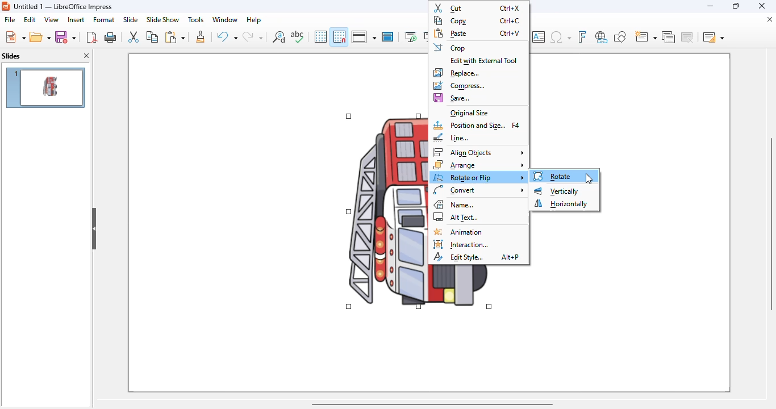 Image resolution: width=776 pixels, height=409 pixels. Describe the element at coordinates (152, 37) in the screenshot. I see `copy` at that location.